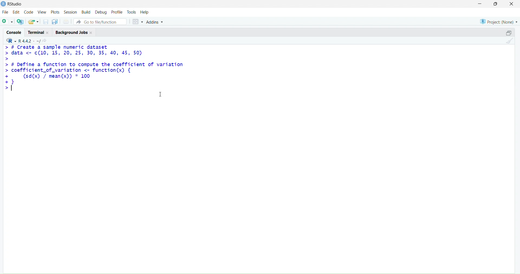 This screenshot has height=274, width=520. I want to click on R 4.4.2 ~/, so click(29, 41).